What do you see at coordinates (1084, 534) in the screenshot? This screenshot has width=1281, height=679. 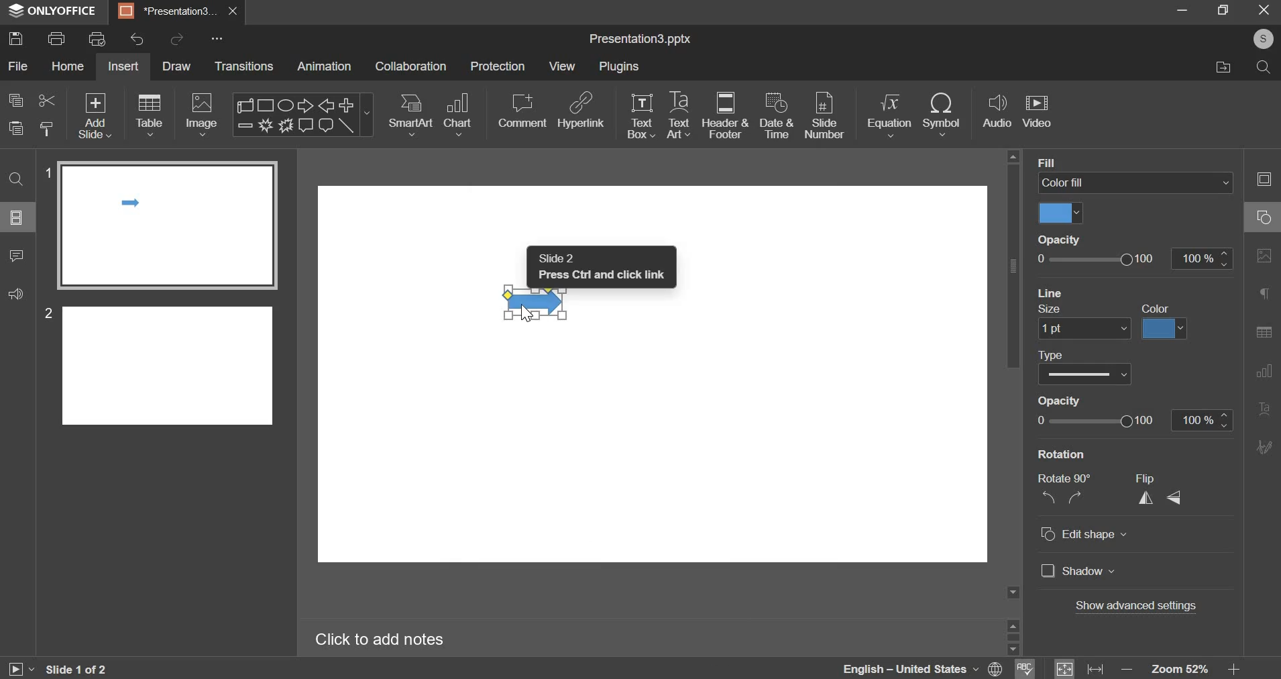 I see `edit shape` at bounding box center [1084, 534].